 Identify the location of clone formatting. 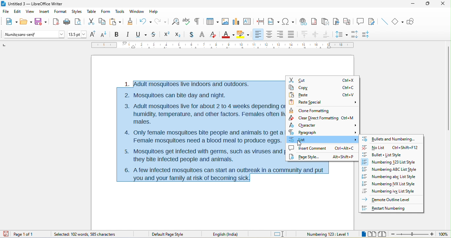
(310, 110).